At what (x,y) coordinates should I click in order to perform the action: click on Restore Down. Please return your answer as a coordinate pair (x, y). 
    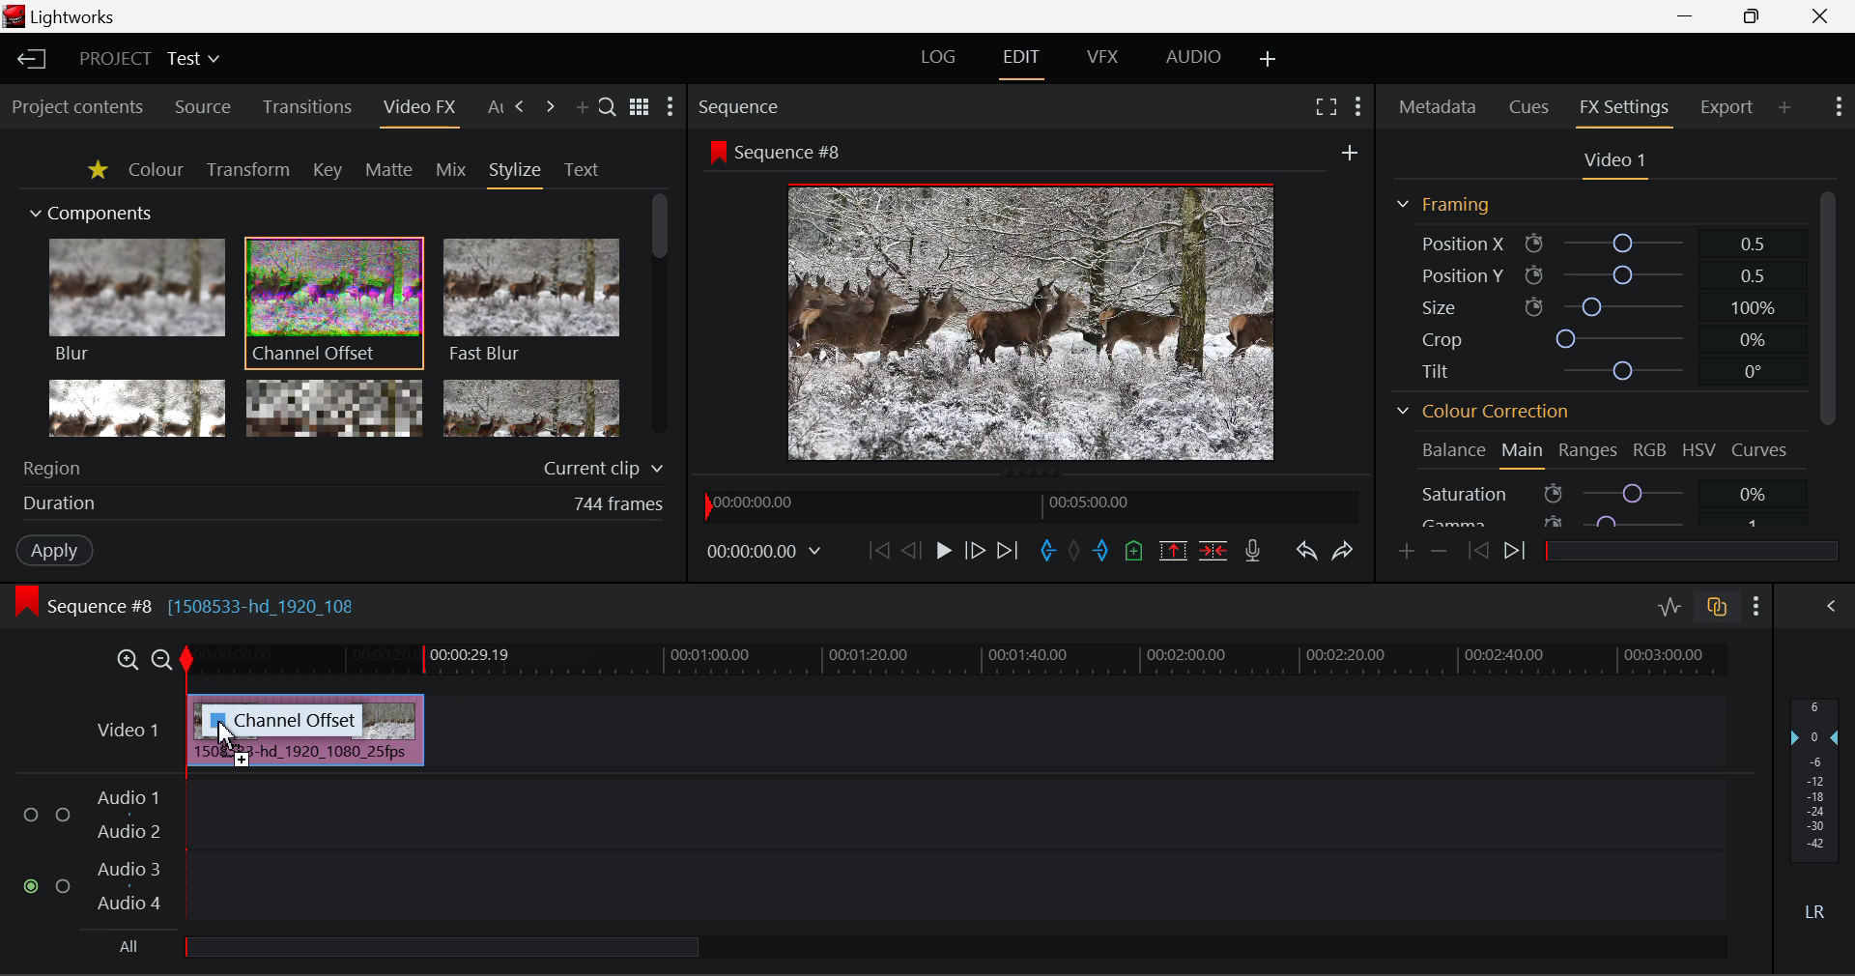
    Looking at the image, I should click on (1692, 17).